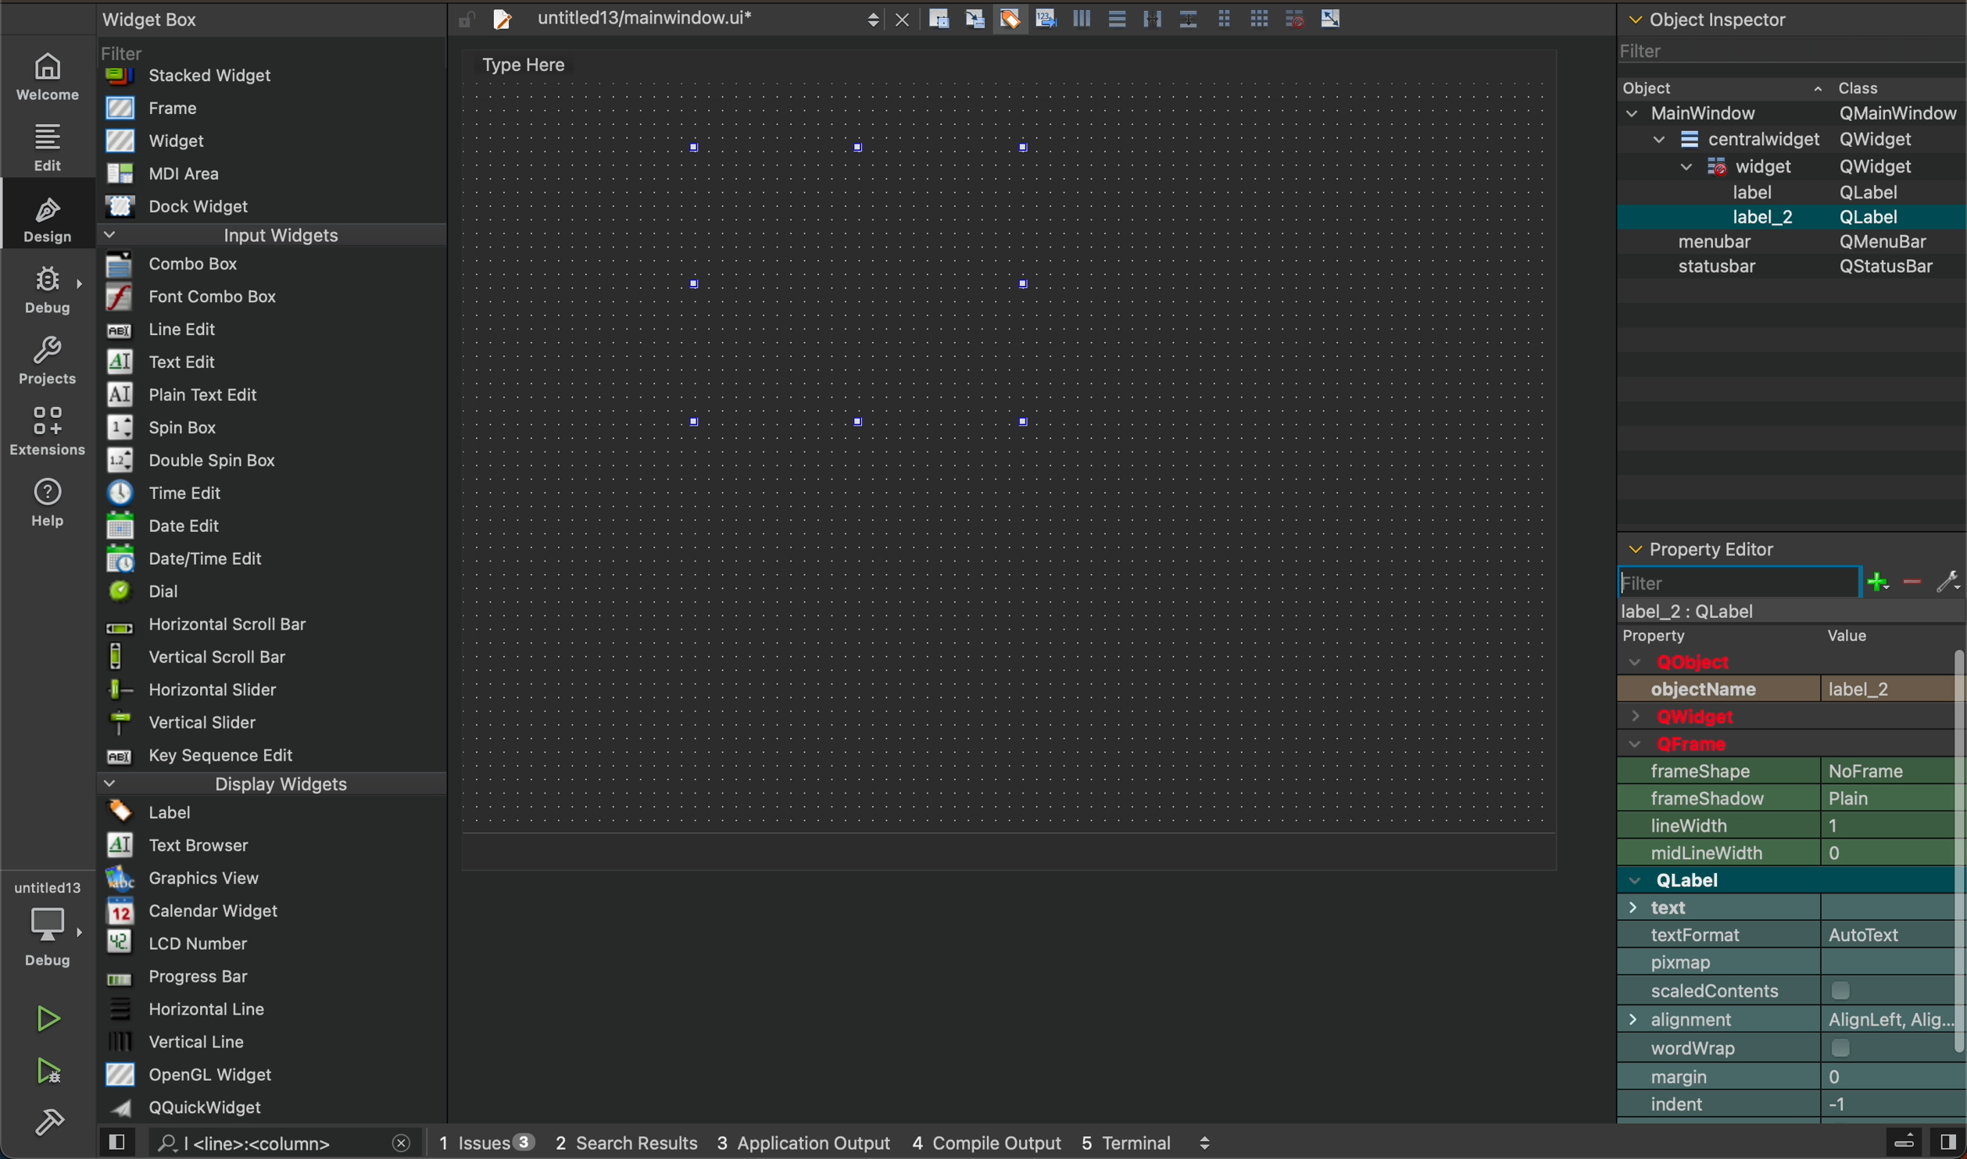 This screenshot has height=1159, width=1967. What do you see at coordinates (44, 144) in the screenshot?
I see `edit` at bounding box center [44, 144].